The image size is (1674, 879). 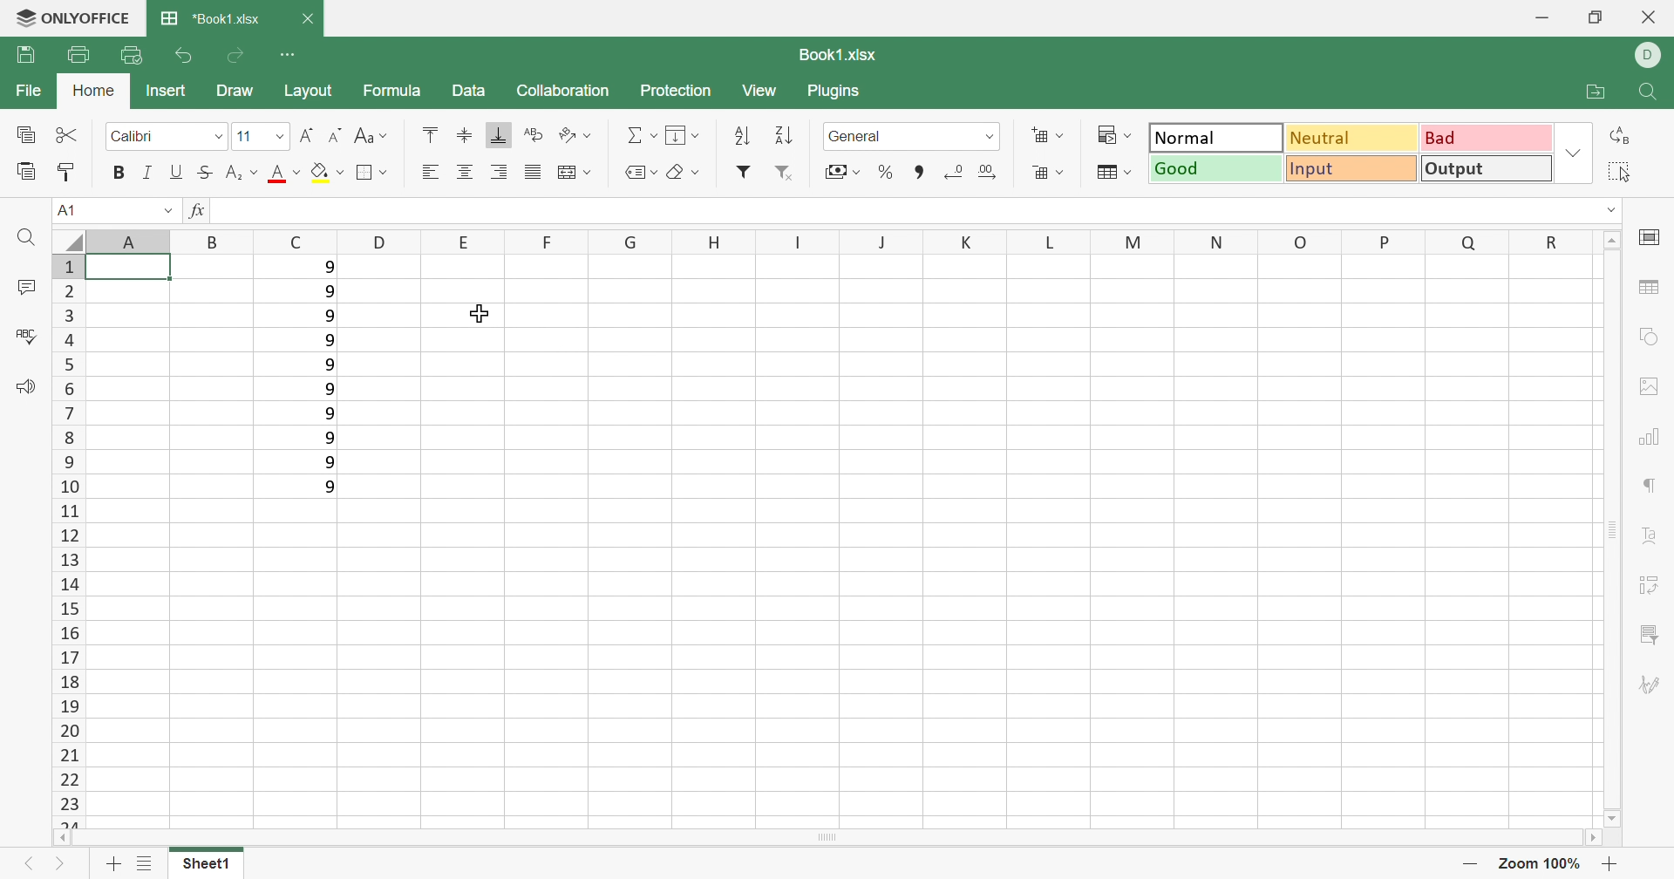 I want to click on Replace, so click(x=1621, y=137).